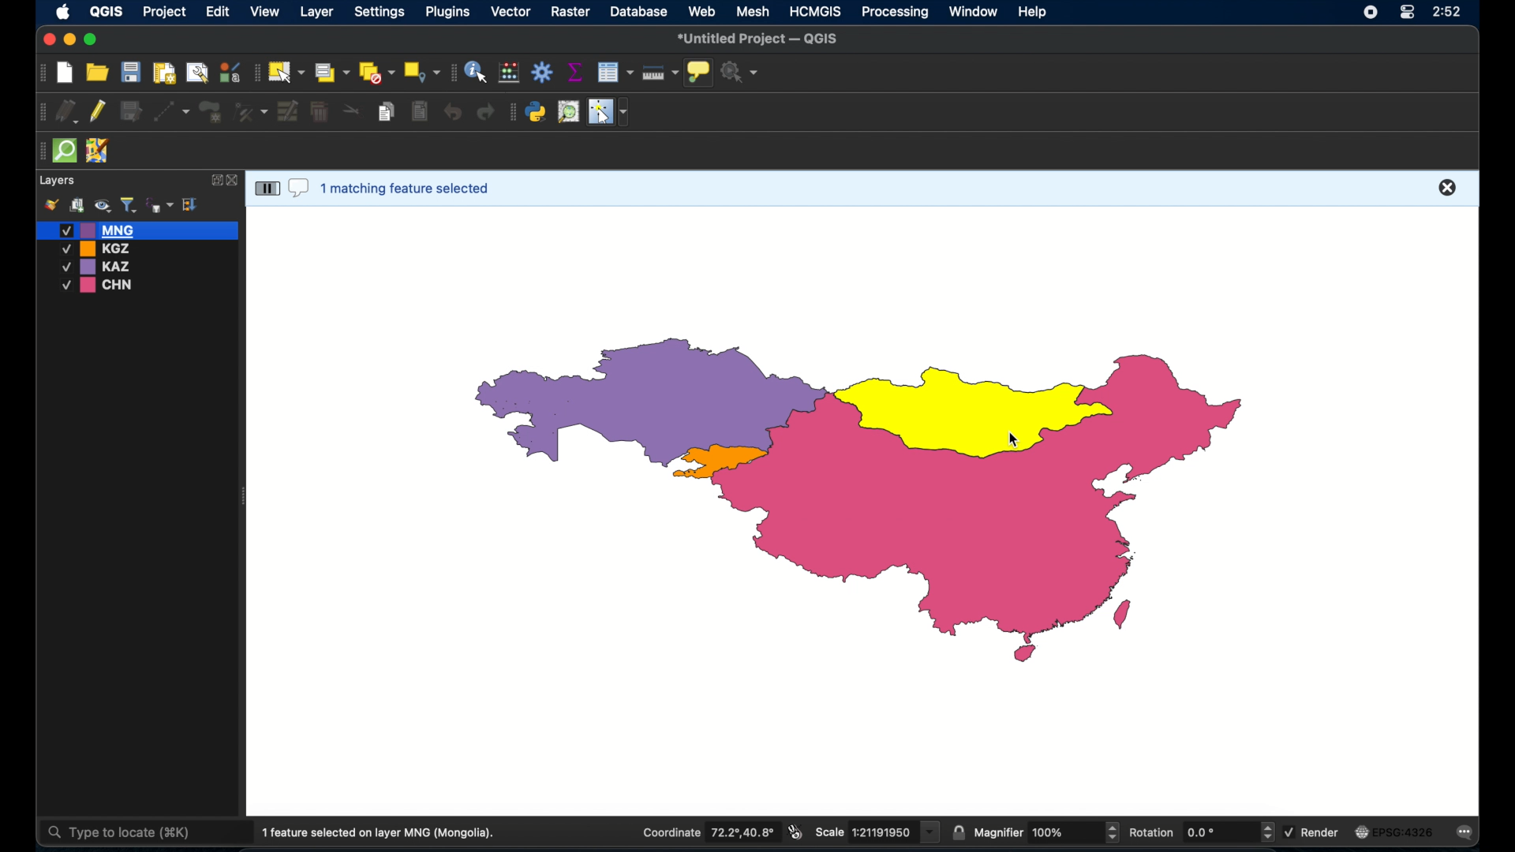 This screenshot has height=852, width=1515. I want to click on apple icon, so click(63, 13).